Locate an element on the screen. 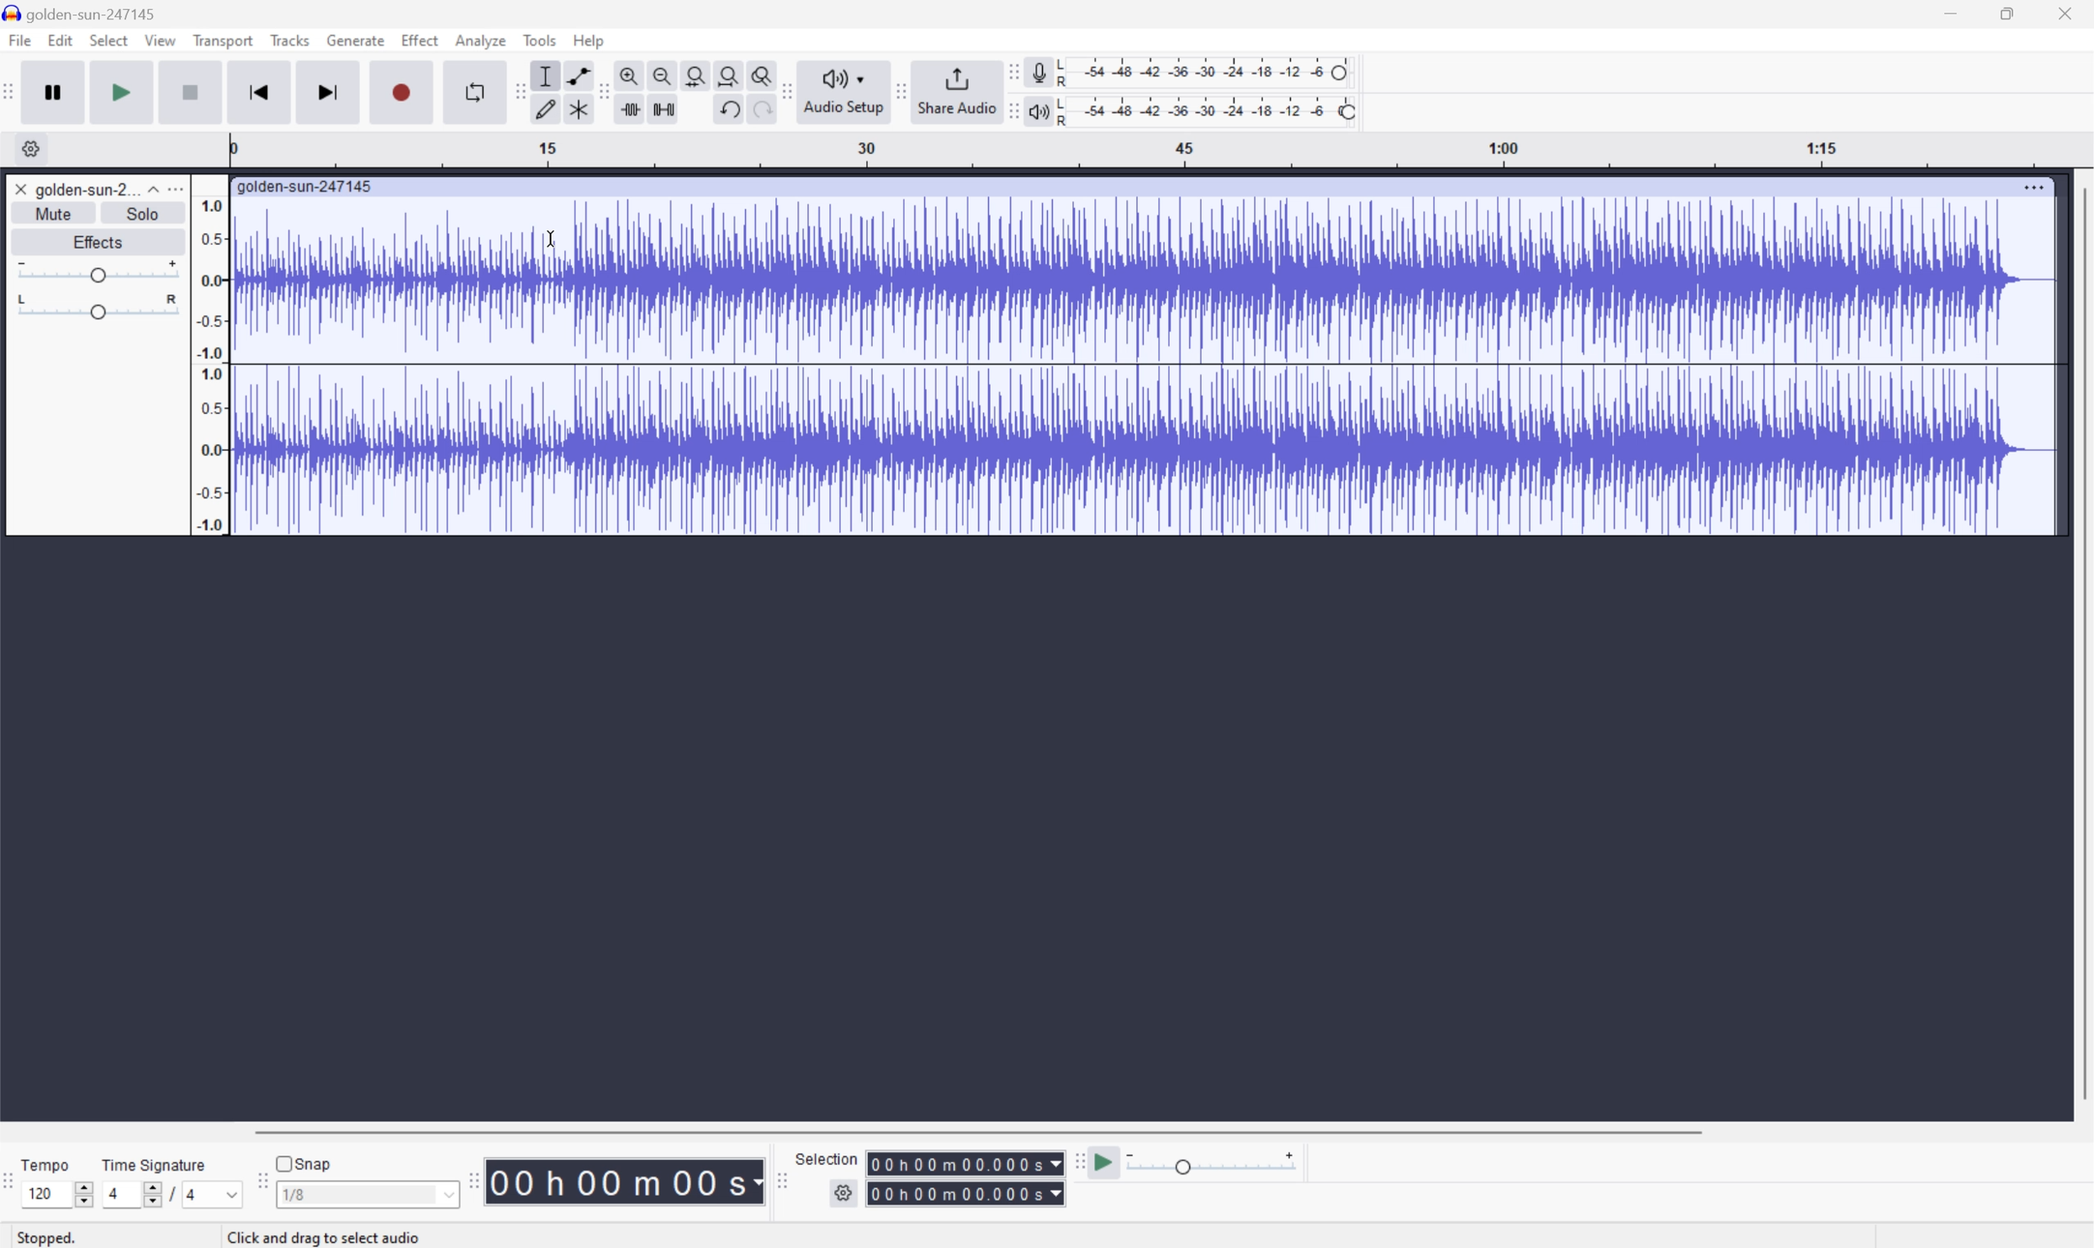 The height and width of the screenshot is (1248, 2094). More is located at coordinates (2034, 183).